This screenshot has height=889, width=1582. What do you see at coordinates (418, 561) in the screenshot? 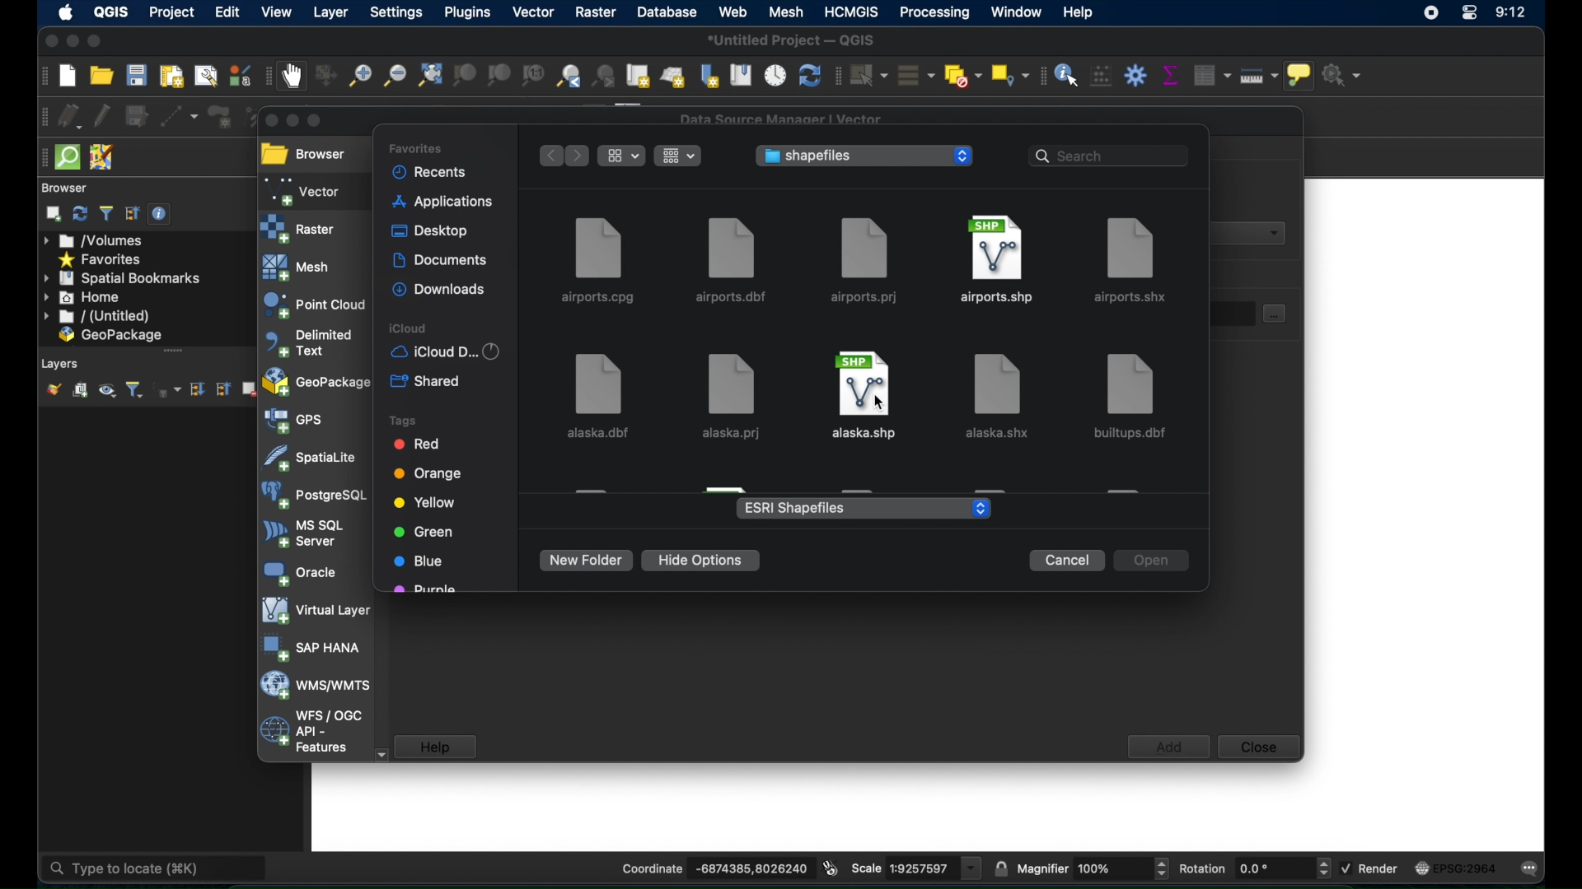
I see `blue` at bounding box center [418, 561].